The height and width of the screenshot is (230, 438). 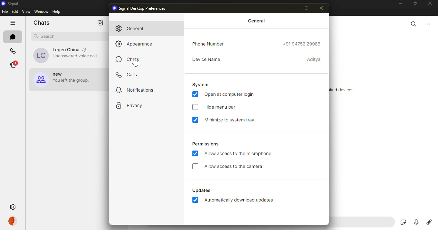 What do you see at coordinates (195, 167) in the screenshot?
I see `enable` at bounding box center [195, 167].